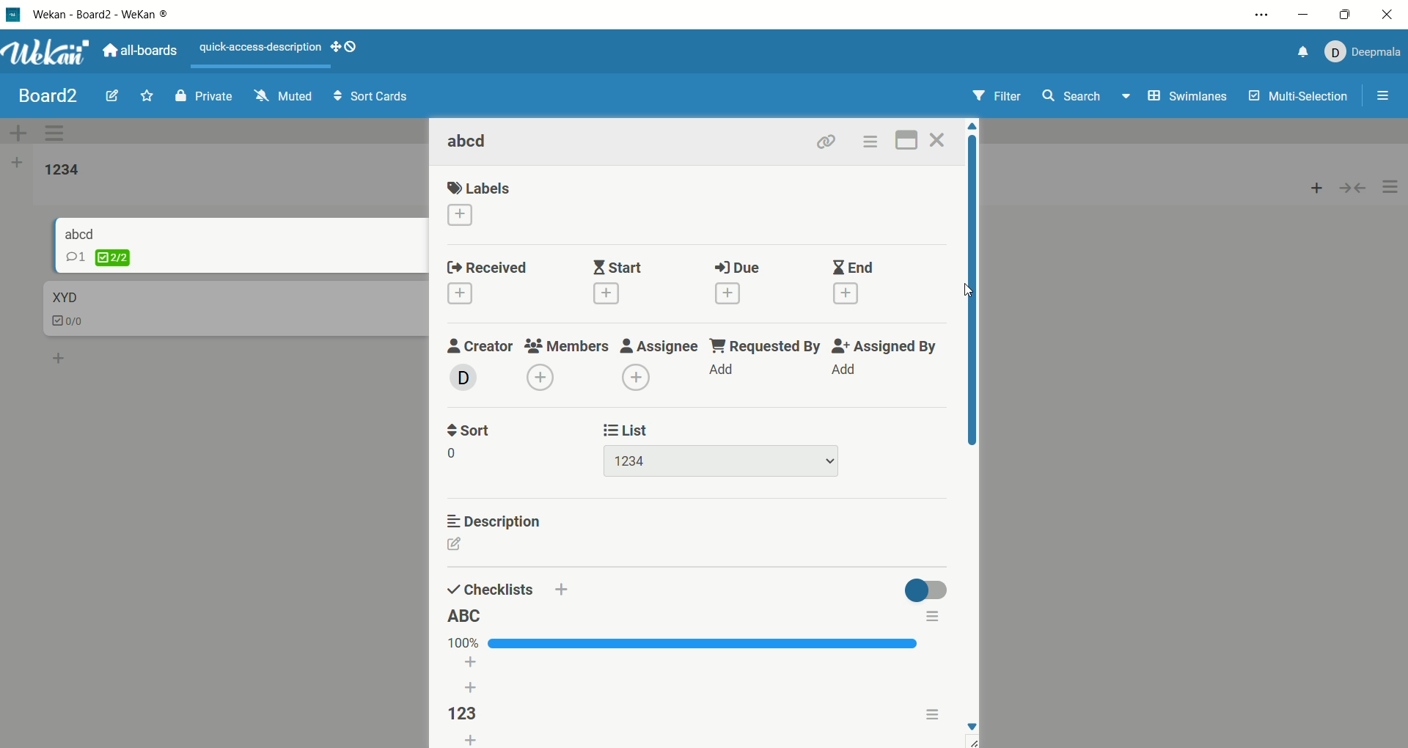 The image size is (1408, 748). What do you see at coordinates (460, 293) in the screenshot?
I see `add` at bounding box center [460, 293].